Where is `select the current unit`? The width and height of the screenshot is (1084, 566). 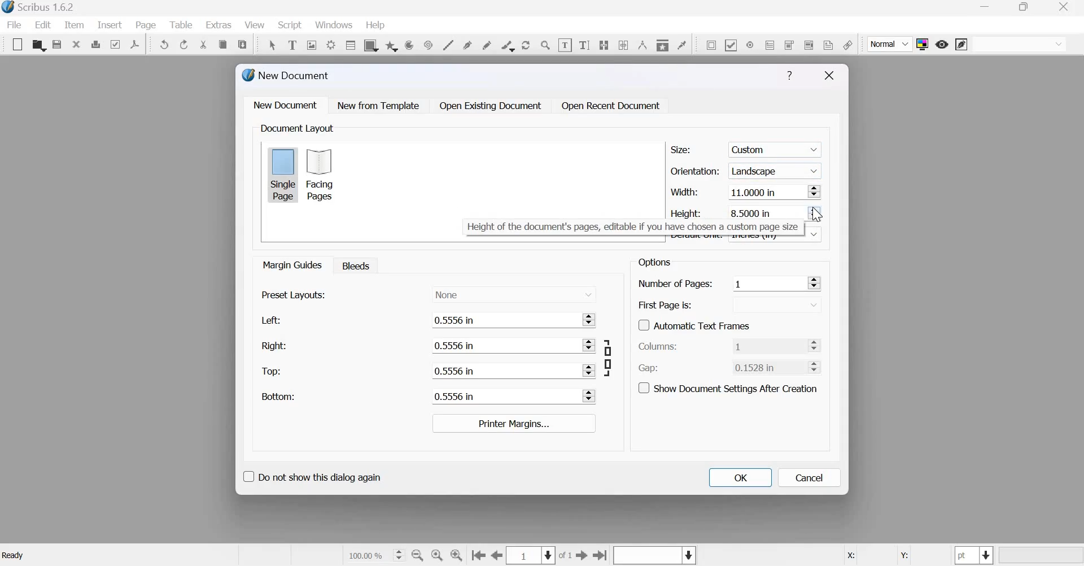
select the current unit is located at coordinates (974, 555).